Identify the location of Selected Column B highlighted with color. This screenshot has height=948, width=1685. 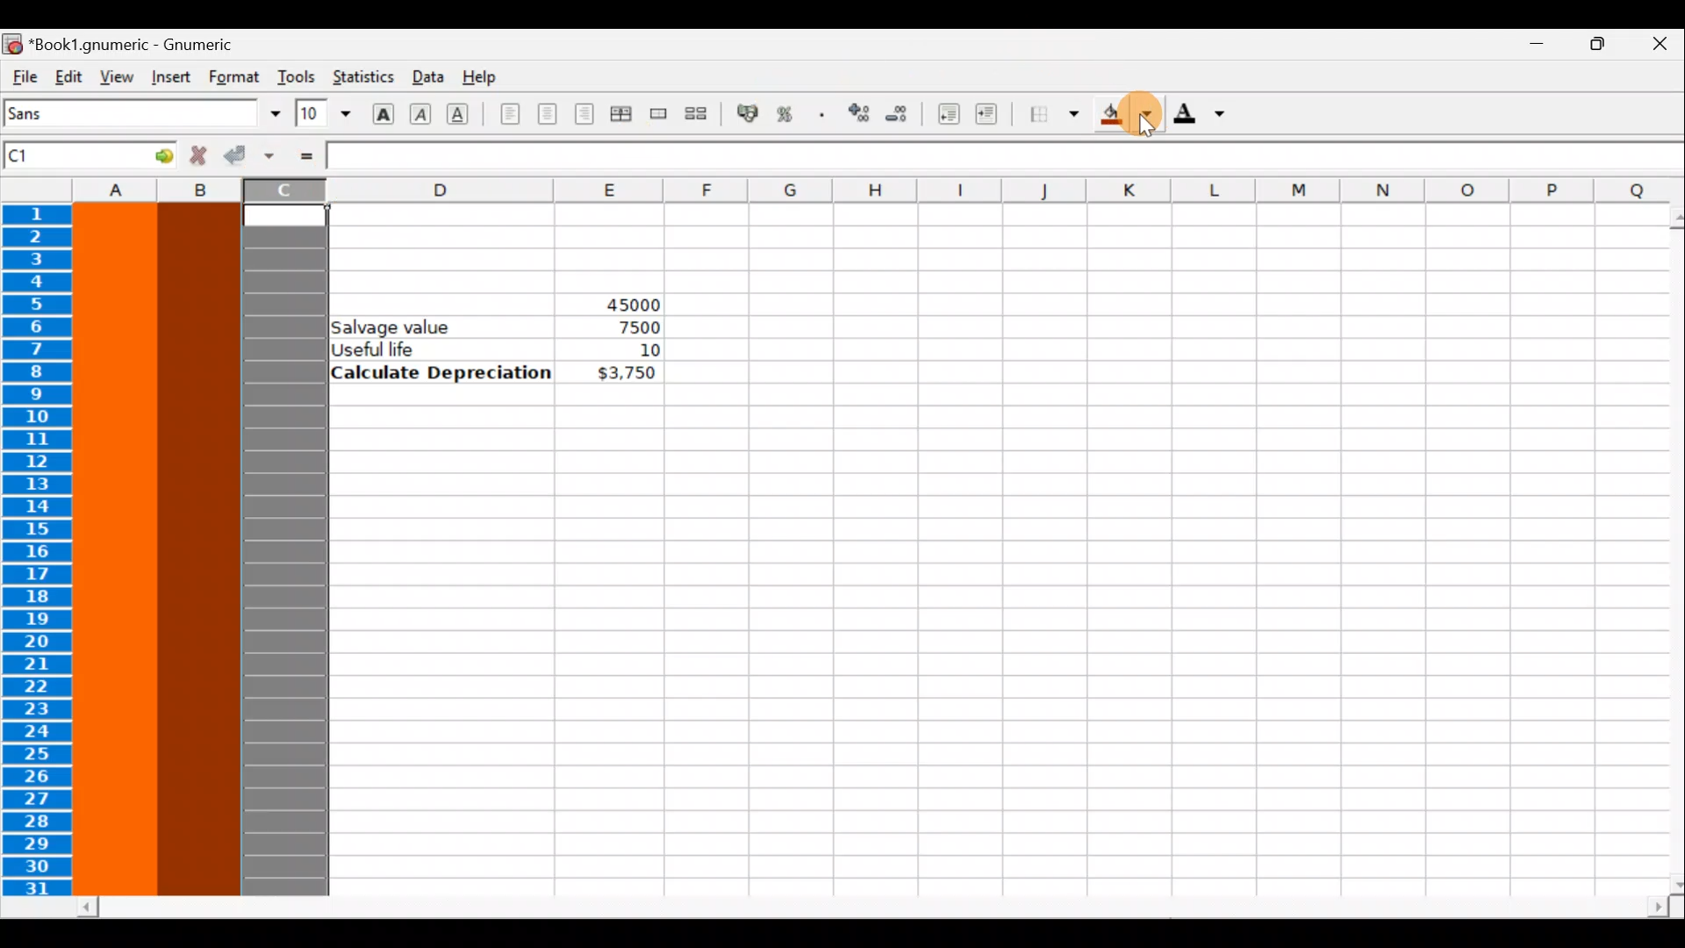
(199, 546).